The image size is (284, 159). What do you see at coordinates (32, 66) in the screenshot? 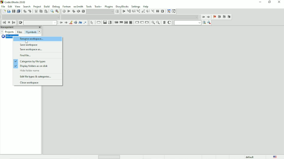
I see `Display folders as on disk` at bounding box center [32, 66].